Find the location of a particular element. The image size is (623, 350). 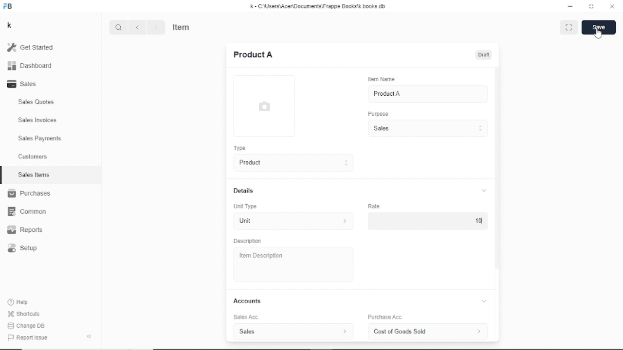

10 is located at coordinates (478, 221).